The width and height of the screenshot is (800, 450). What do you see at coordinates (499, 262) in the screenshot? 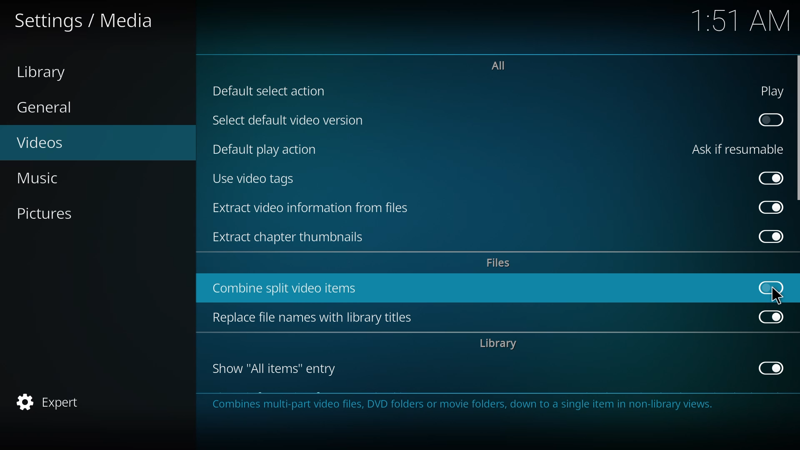
I see `files` at bounding box center [499, 262].